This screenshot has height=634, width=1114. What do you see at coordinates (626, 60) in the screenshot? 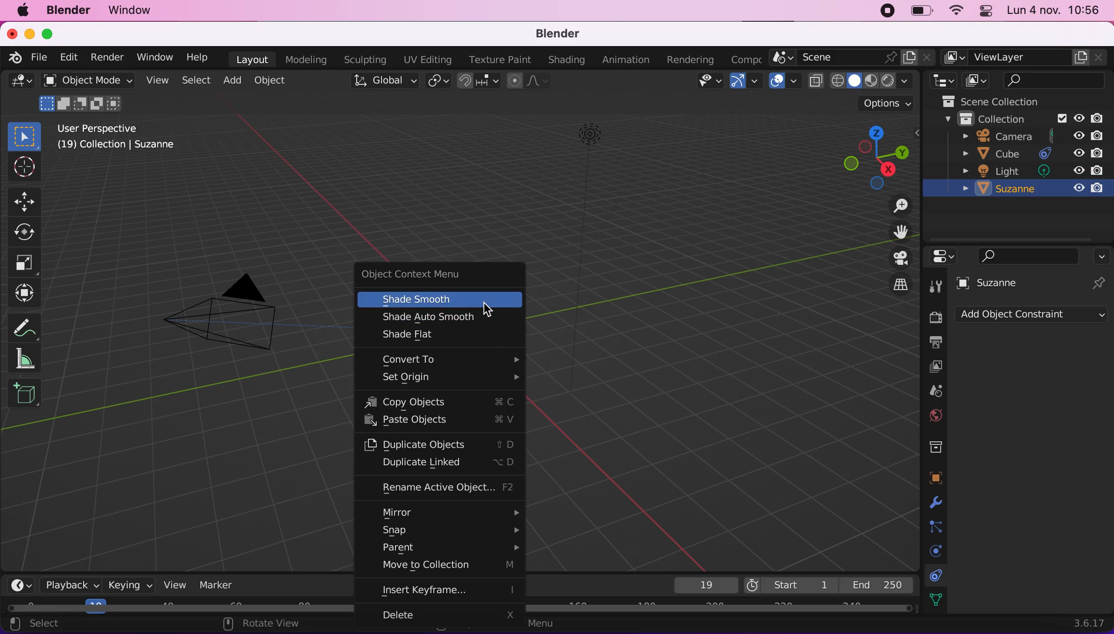
I see `animation` at bounding box center [626, 60].